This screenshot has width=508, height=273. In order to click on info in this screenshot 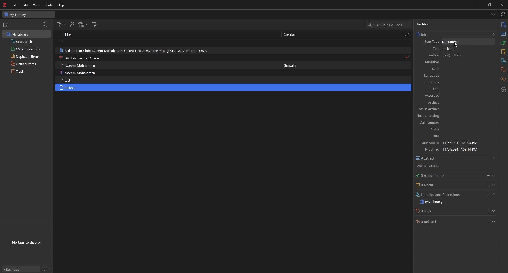, I will do `click(503, 25)`.